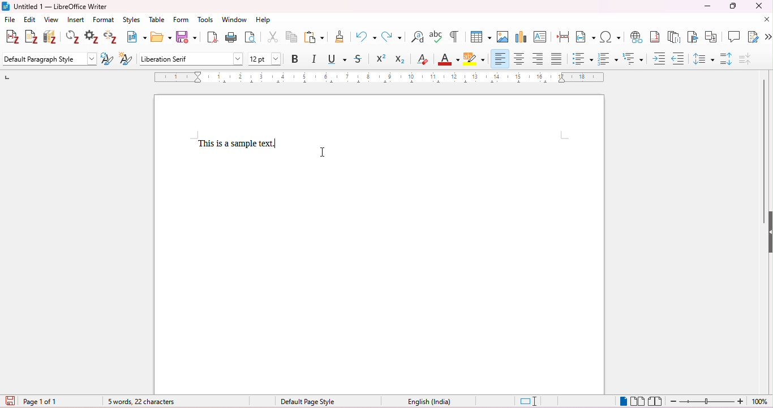 The image size is (773, 408). I want to click on word count, so click(146, 401).